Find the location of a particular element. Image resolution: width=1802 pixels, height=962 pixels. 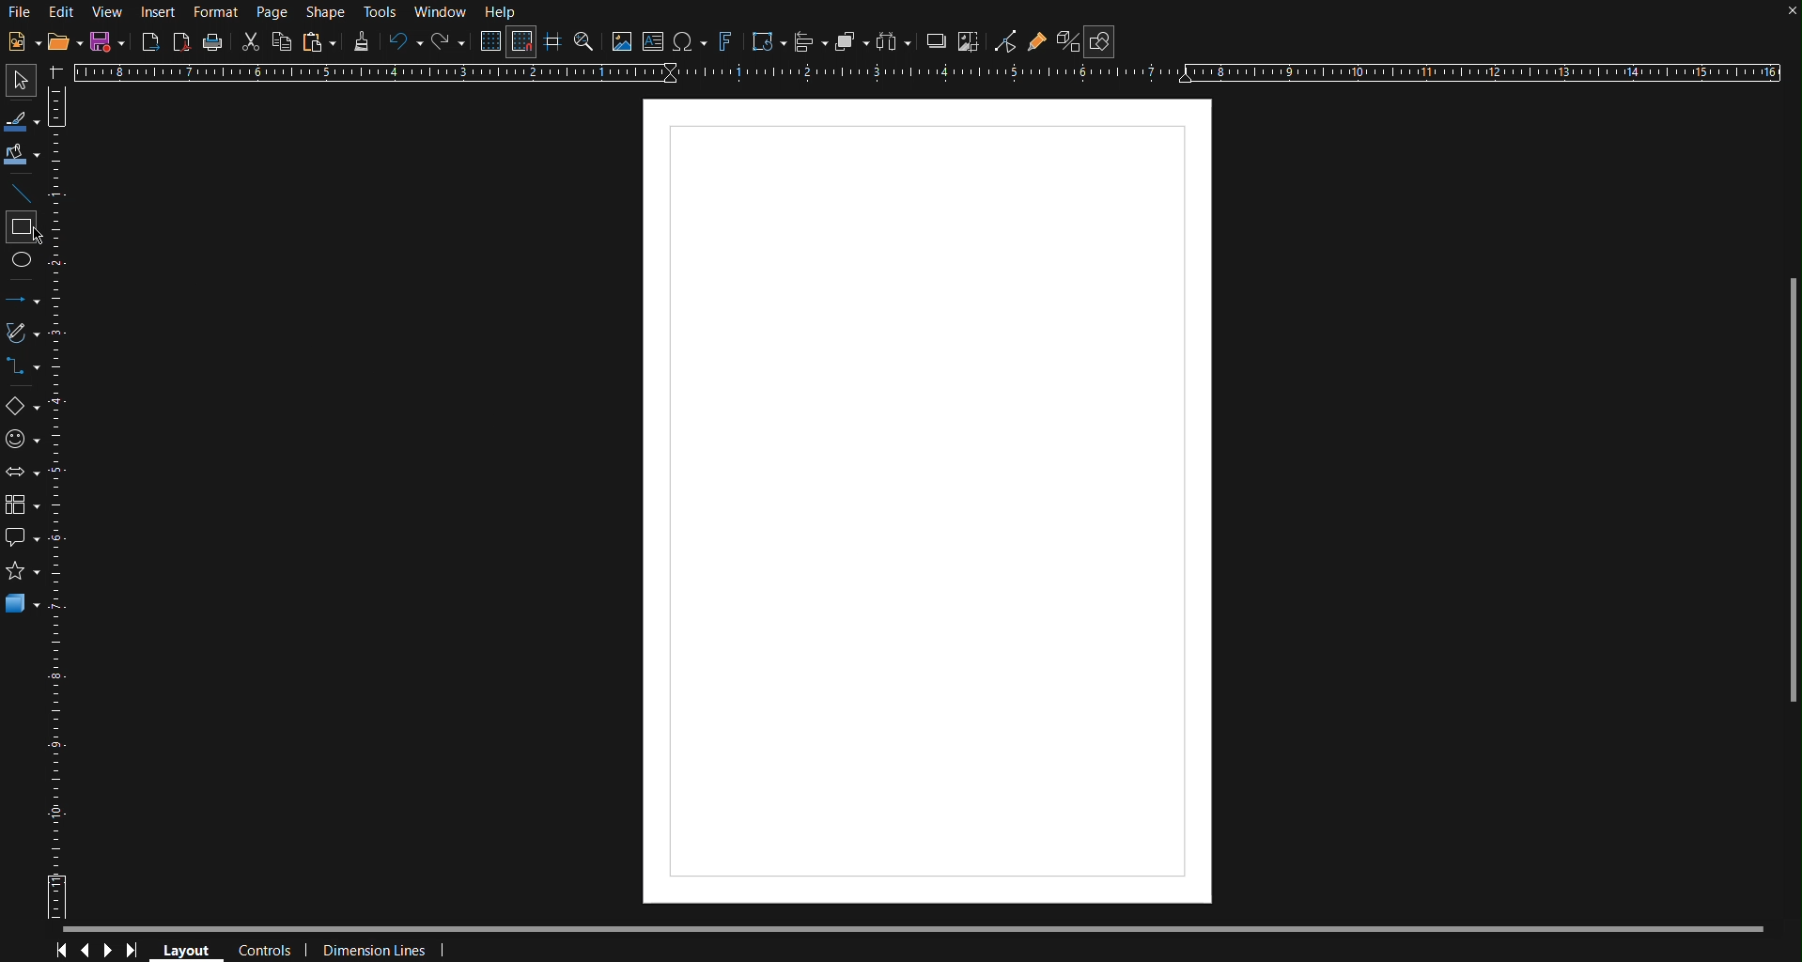

Zoom and Pan is located at coordinates (584, 40).